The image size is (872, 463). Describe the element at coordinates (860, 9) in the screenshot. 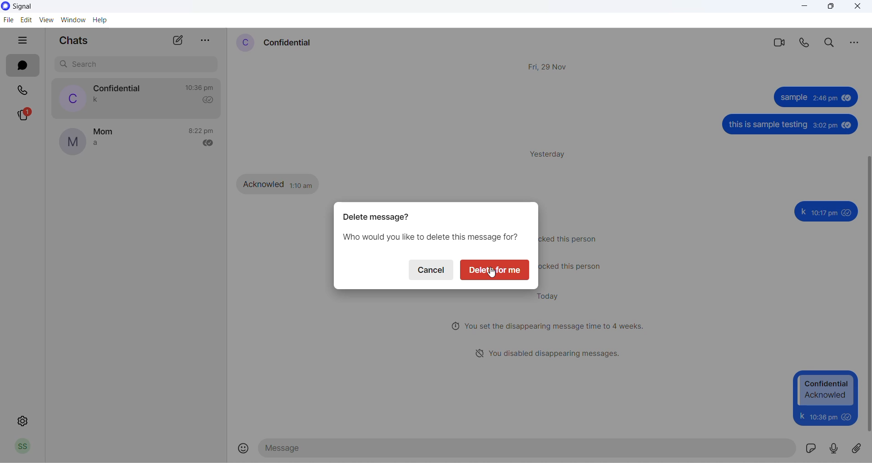

I see `close` at that location.